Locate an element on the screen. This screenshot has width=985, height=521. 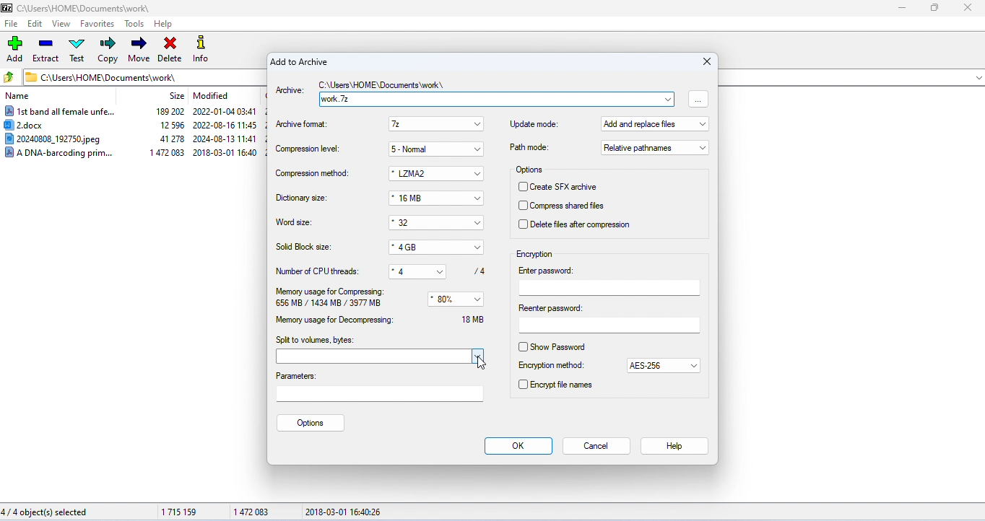
* 16 MB is located at coordinates (428, 199).